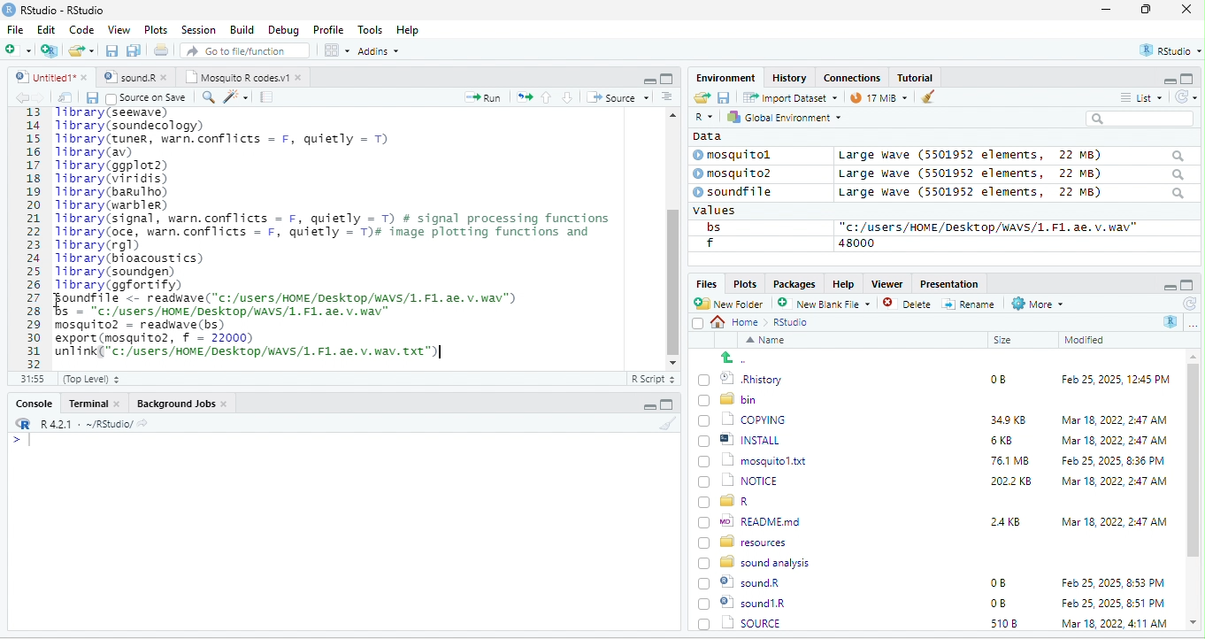  I want to click on 1302 KB, so click(1013, 623).